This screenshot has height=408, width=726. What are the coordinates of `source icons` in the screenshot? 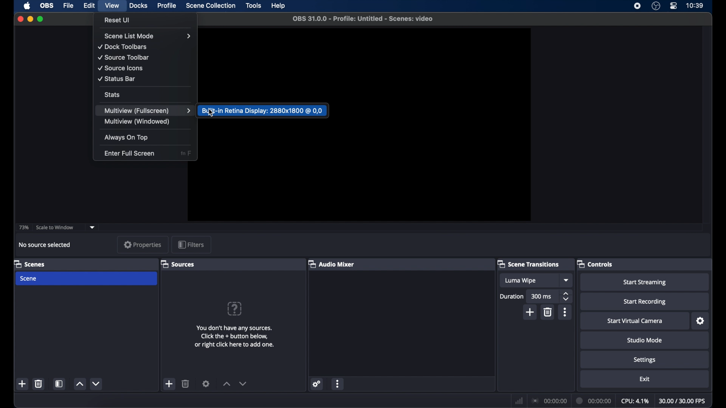 It's located at (121, 68).